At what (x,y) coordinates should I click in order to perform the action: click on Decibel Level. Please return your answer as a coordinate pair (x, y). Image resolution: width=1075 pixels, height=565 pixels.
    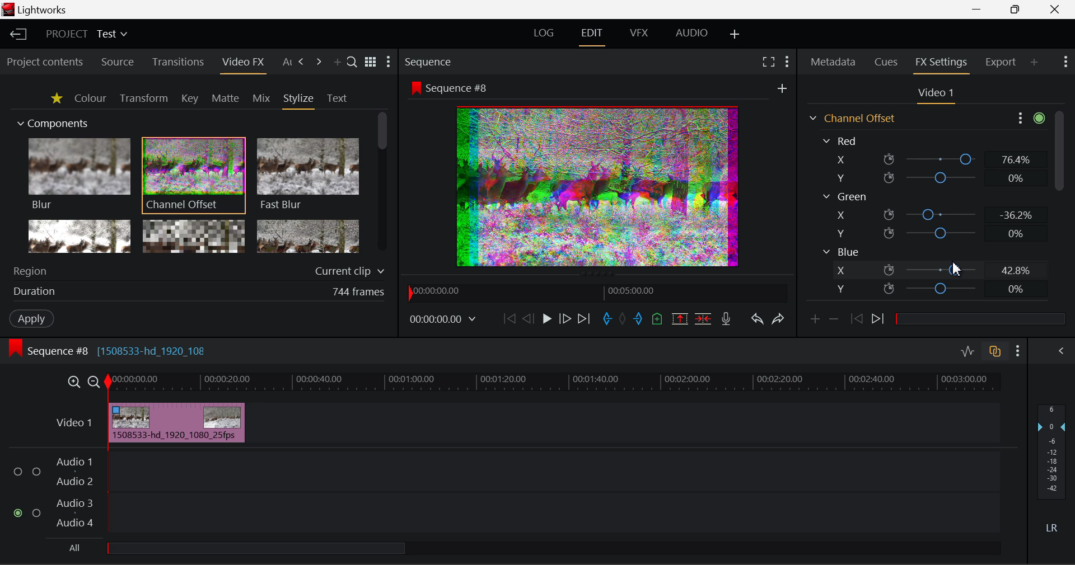
    Looking at the image, I should click on (1053, 467).